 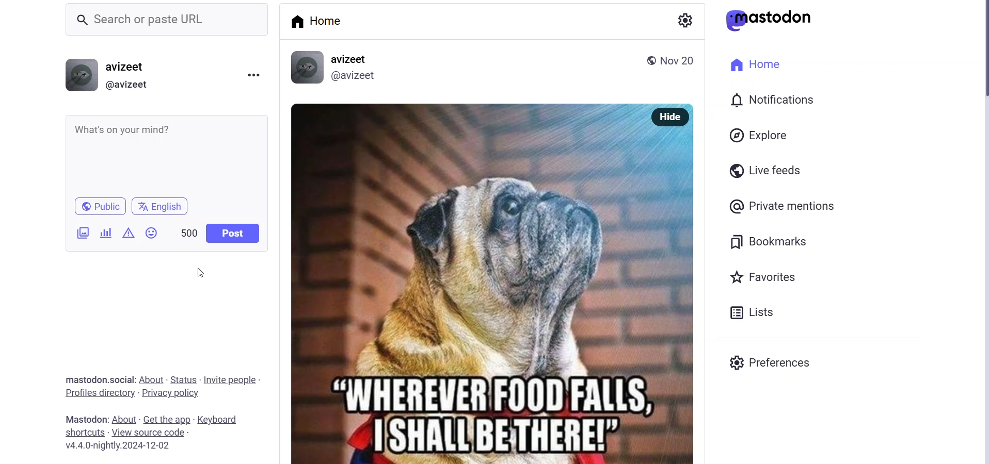 I want to click on live feeds, so click(x=762, y=169).